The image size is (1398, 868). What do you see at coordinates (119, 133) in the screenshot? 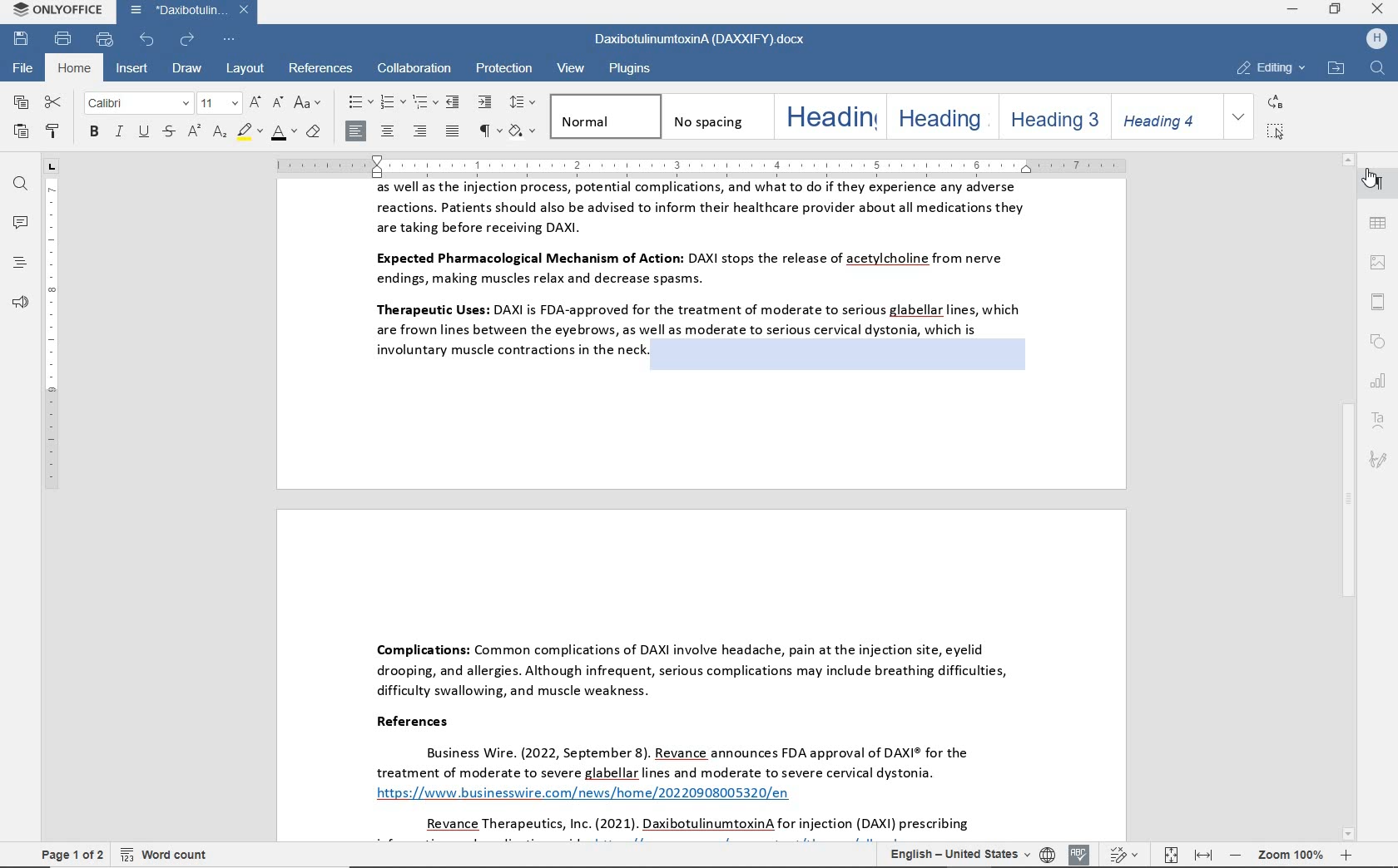
I see `italic` at bounding box center [119, 133].